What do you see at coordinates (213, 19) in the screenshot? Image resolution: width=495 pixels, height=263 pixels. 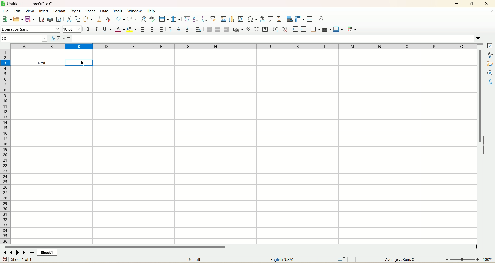 I see `auto filter` at bounding box center [213, 19].